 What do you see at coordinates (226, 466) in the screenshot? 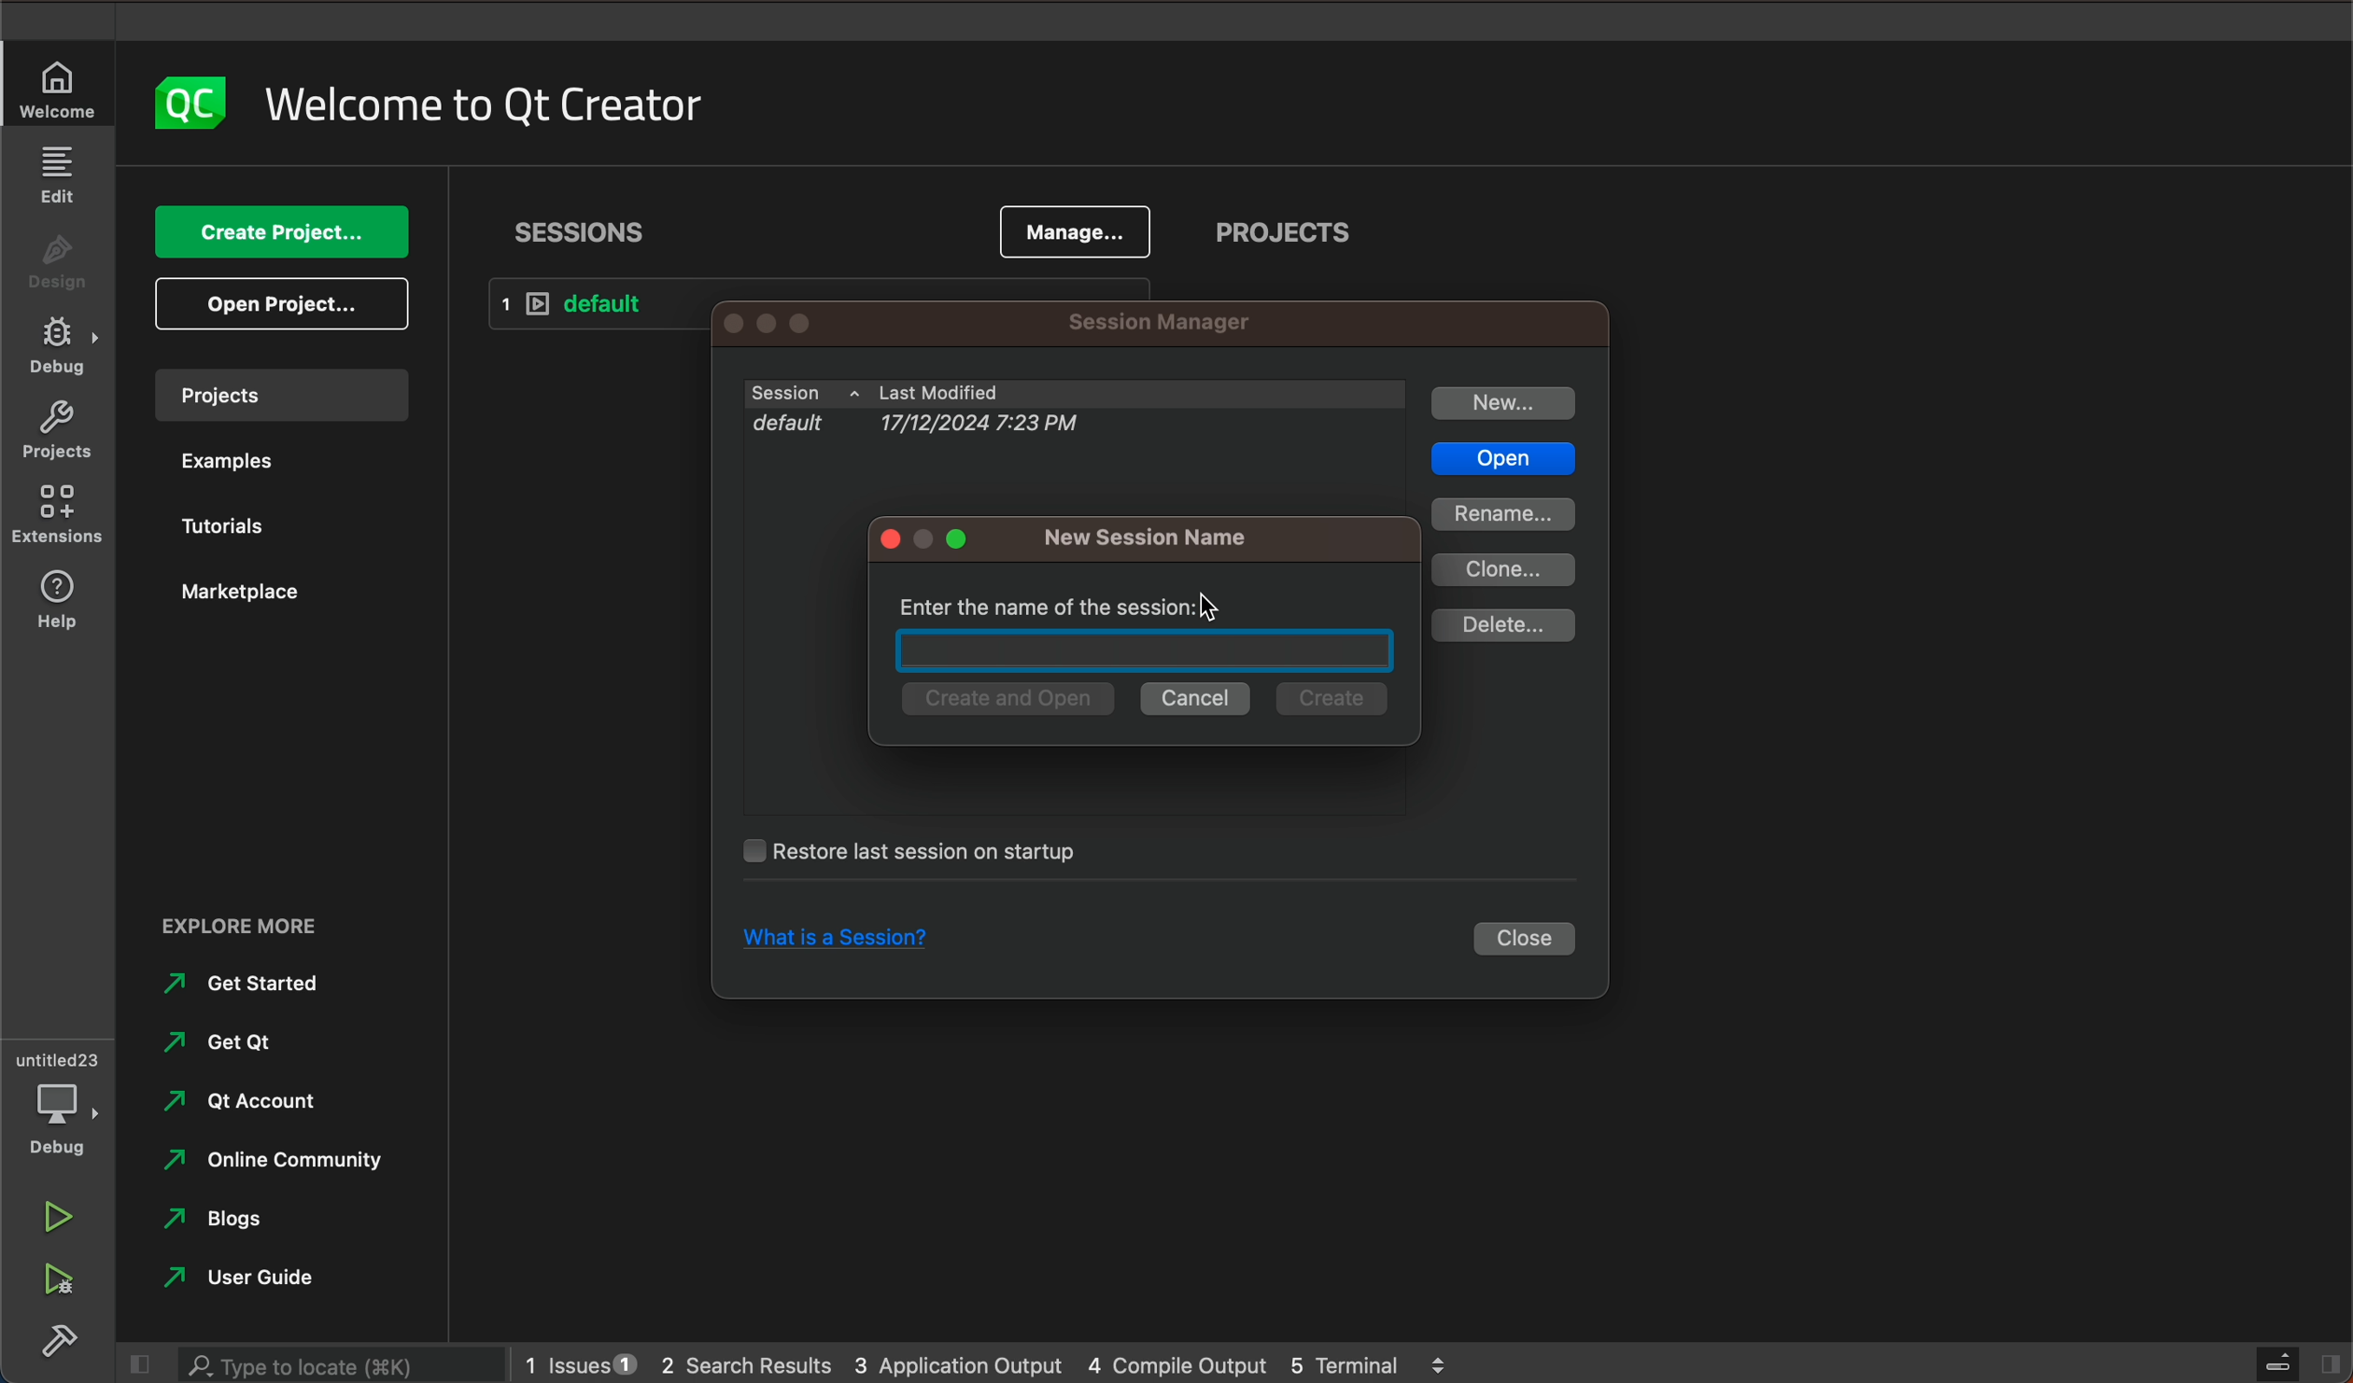
I see `examples` at bounding box center [226, 466].